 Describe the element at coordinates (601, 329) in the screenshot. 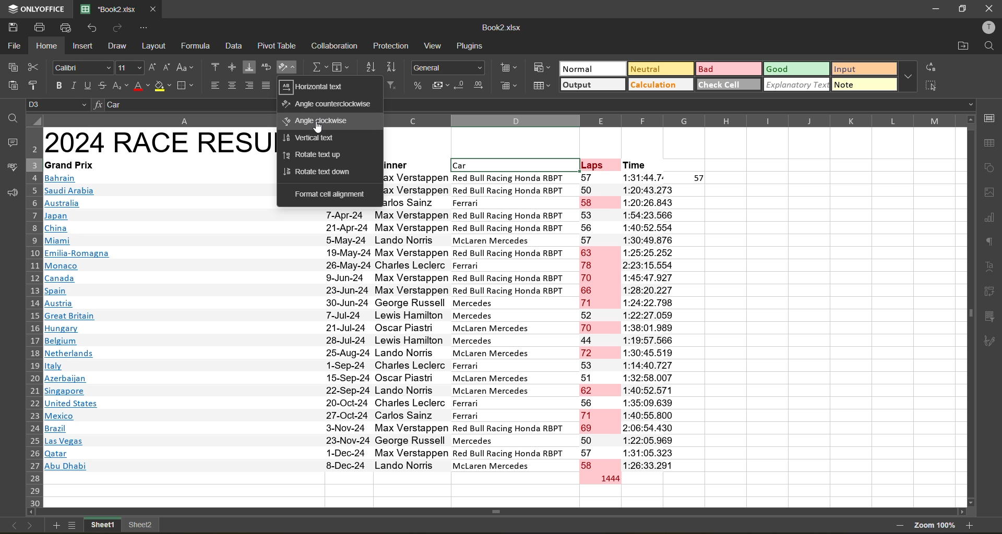

I see `Laps number` at that location.